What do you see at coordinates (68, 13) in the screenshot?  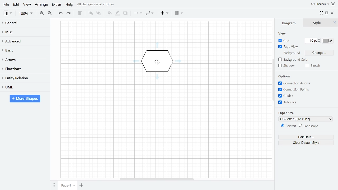 I see `Redo` at bounding box center [68, 13].